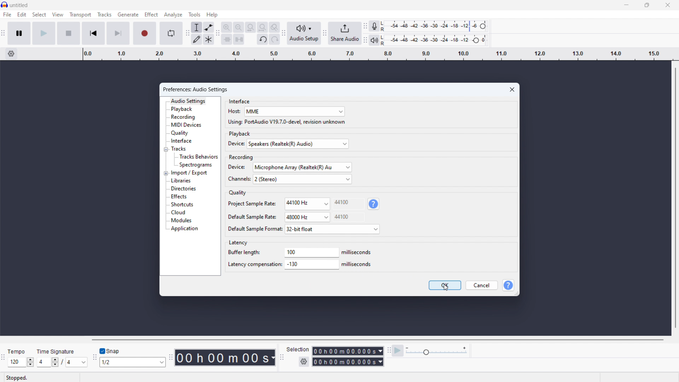 The width and height of the screenshot is (679, 382). What do you see at coordinates (398, 351) in the screenshot?
I see `play at speed` at bounding box center [398, 351].